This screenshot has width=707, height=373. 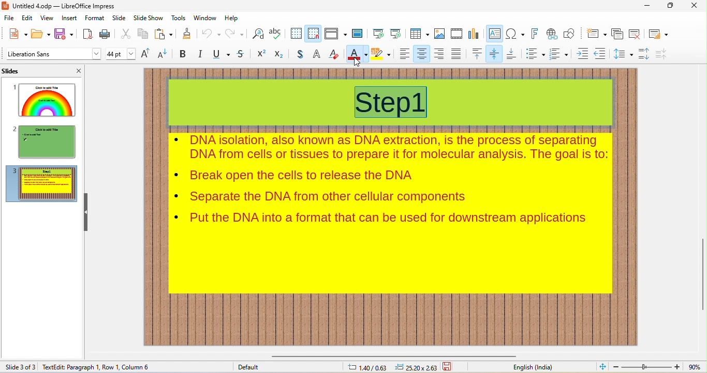 What do you see at coordinates (183, 54) in the screenshot?
I see `bold` at bounding box center [183, 54].